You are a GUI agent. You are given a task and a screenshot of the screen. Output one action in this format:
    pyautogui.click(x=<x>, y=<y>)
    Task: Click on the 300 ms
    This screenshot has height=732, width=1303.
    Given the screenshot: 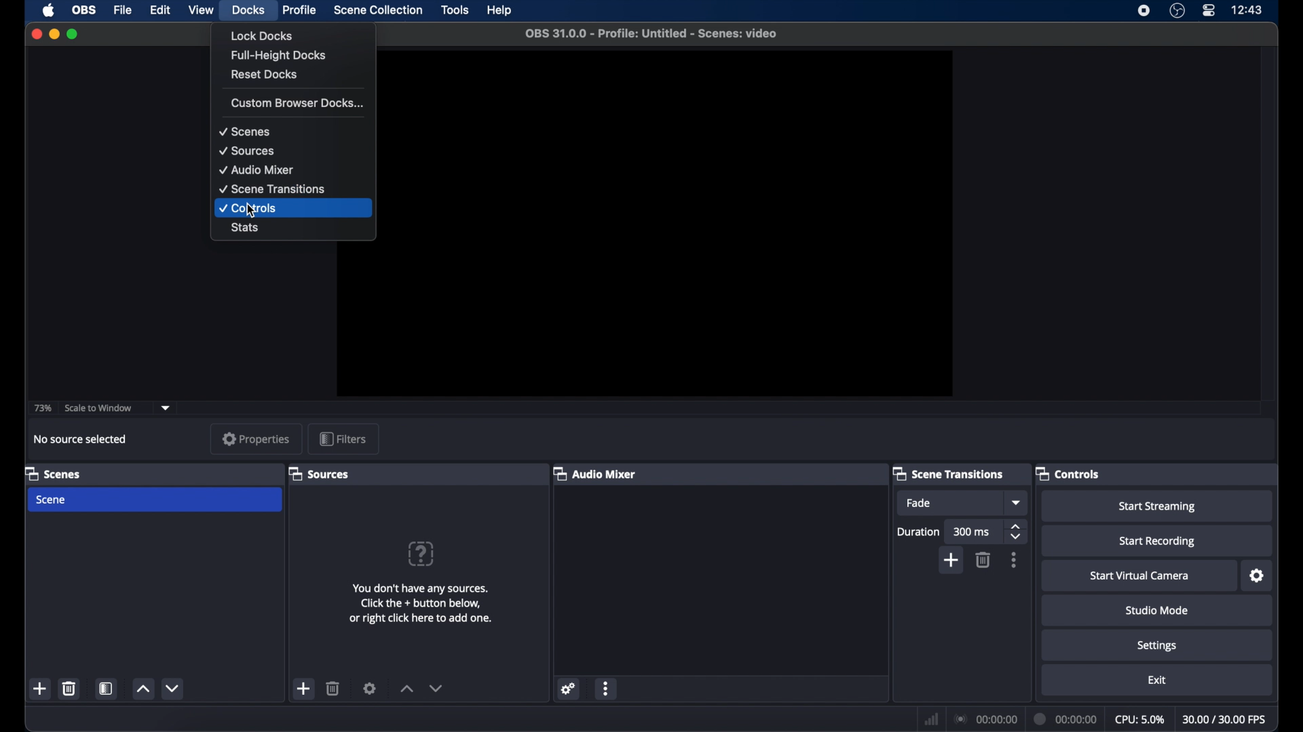 What is the action you would take?
    pyautogui.click(x=972, y=531)
    